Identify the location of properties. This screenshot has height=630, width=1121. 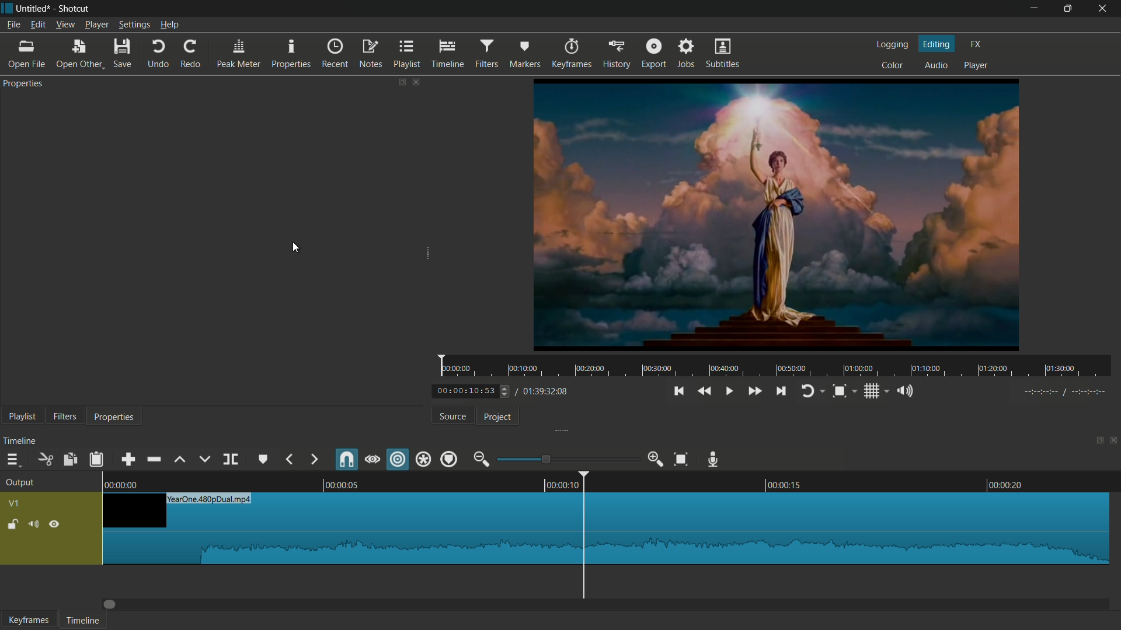
(23, 83).